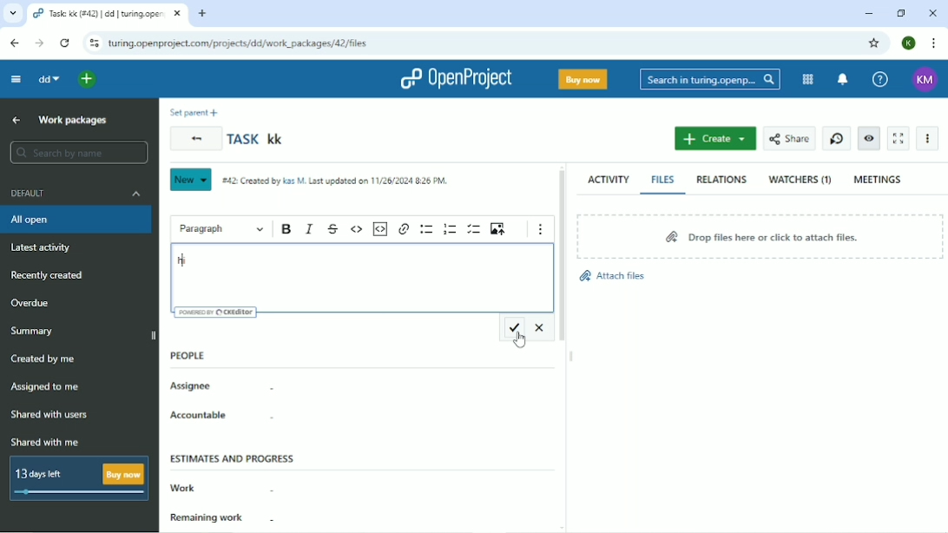 This screenshot has height=533, width=948. Describe the element at coordinates (46, 359) in the screenshot. I see `Created by me` at that location.